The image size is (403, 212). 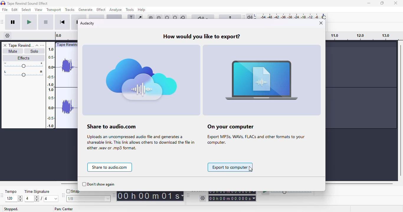 What do you see at coordinates (86, 196) in the screenshot?
I see `audacity snapping toolbar` at bounding box center [86, 196].